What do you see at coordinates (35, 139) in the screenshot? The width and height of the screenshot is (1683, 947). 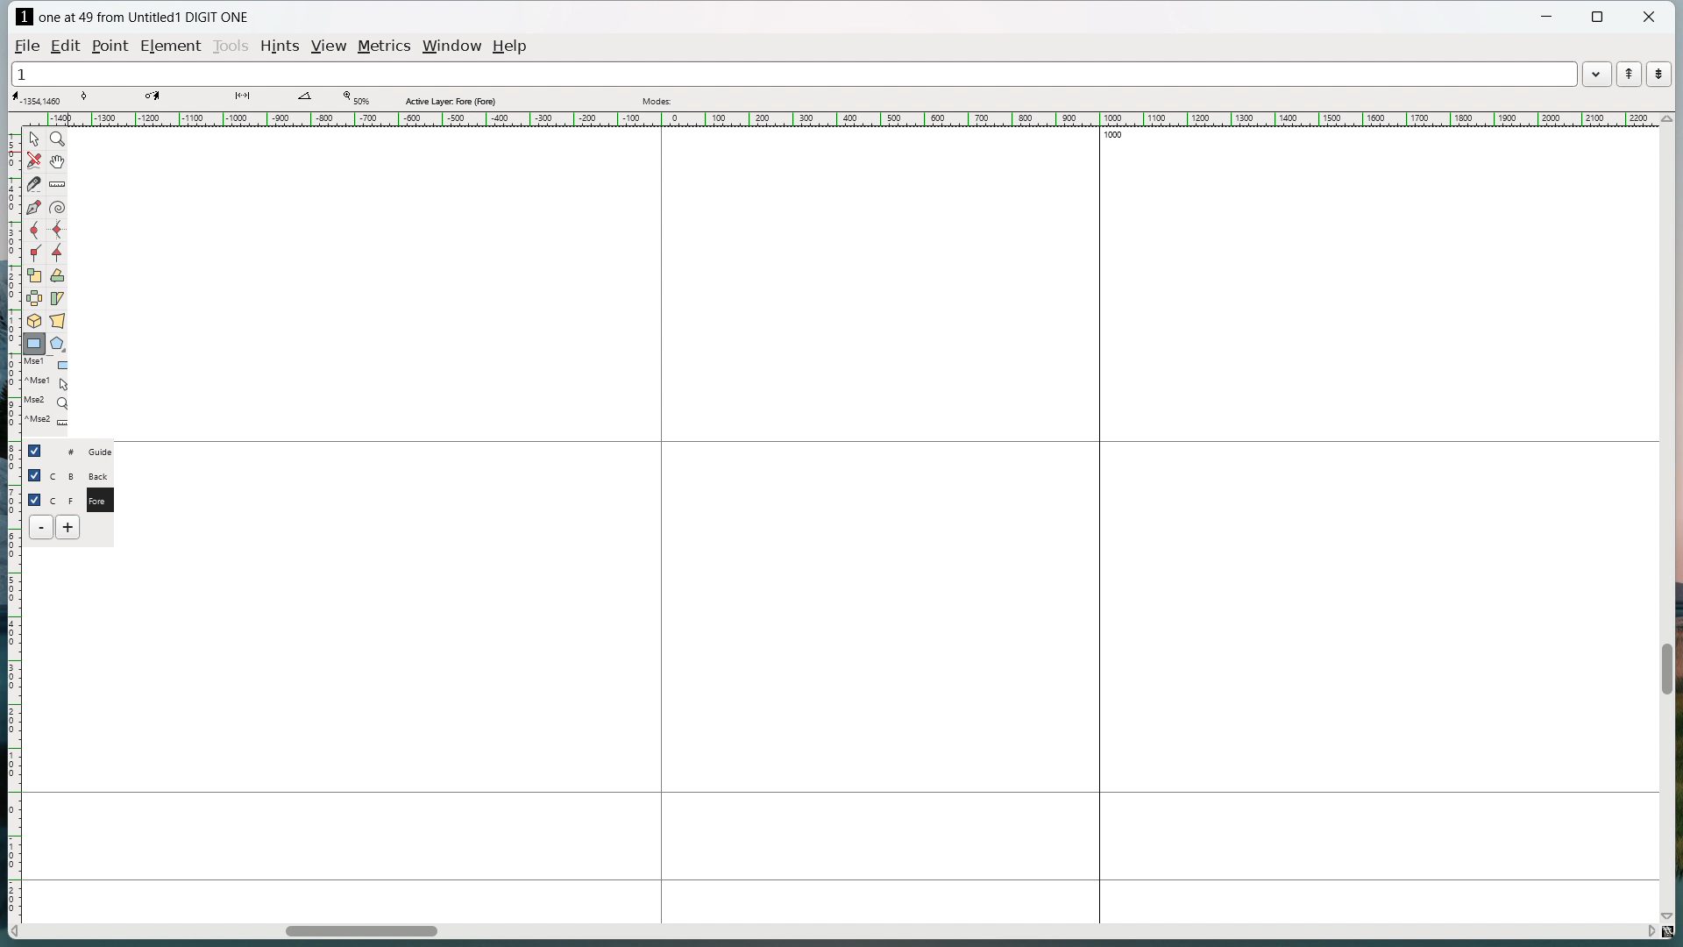 I see `pointer` at bounding box center [35, 139].